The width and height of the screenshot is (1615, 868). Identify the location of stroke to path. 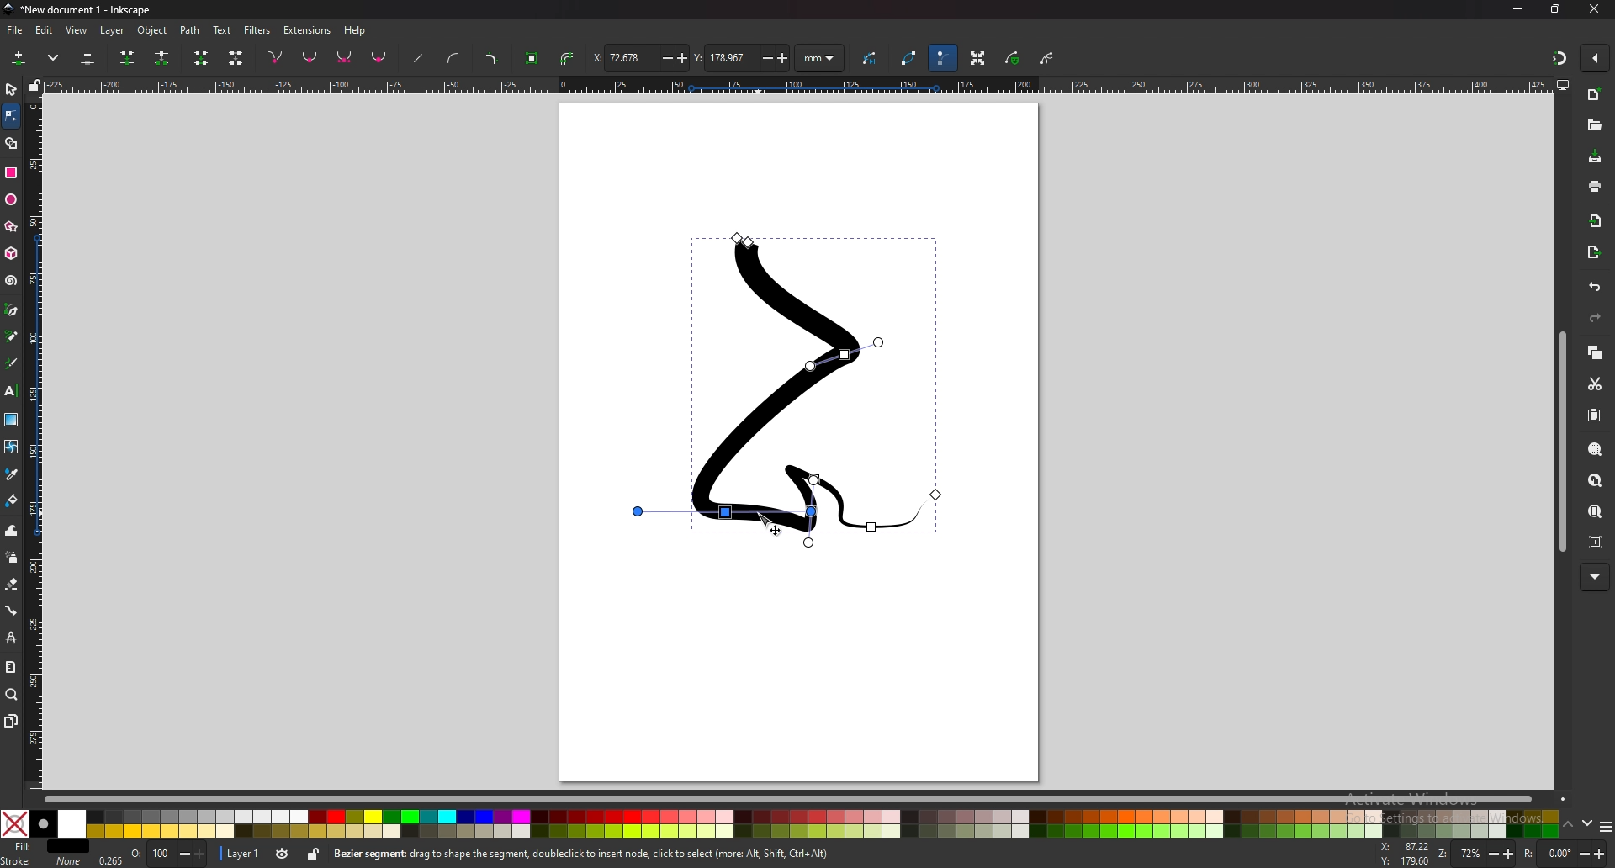
(568, 57).